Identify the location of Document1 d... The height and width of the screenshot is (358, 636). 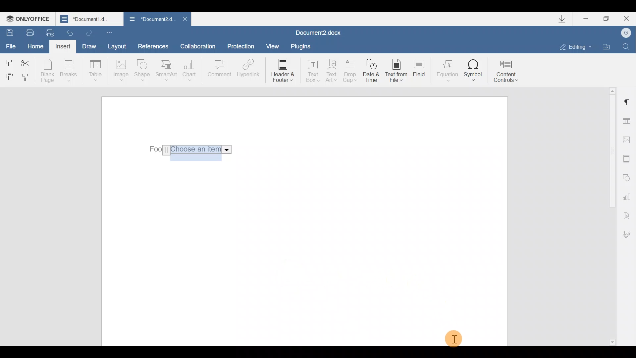
(90, 19).